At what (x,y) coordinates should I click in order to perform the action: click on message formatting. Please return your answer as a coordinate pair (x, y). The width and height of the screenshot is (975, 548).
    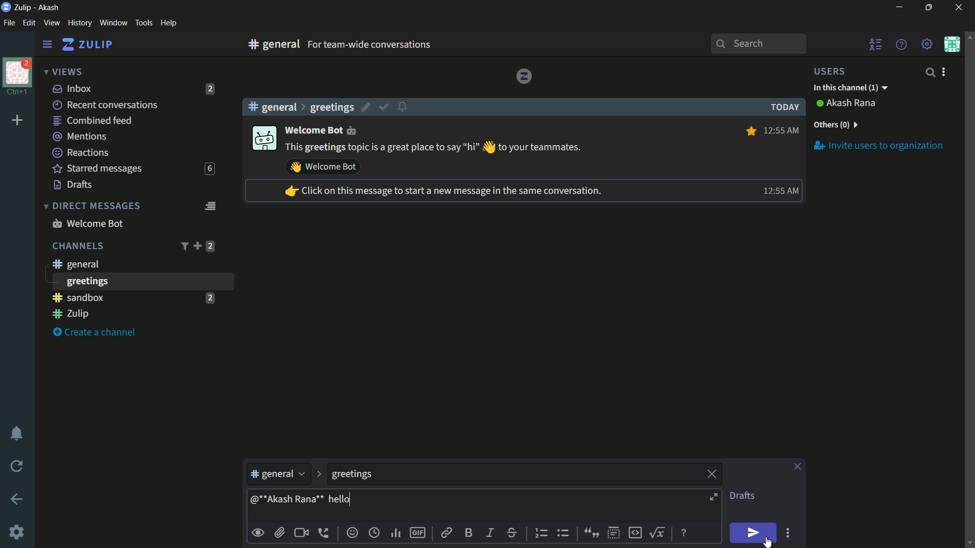
    Looking at the image, I should click on (685, 532).